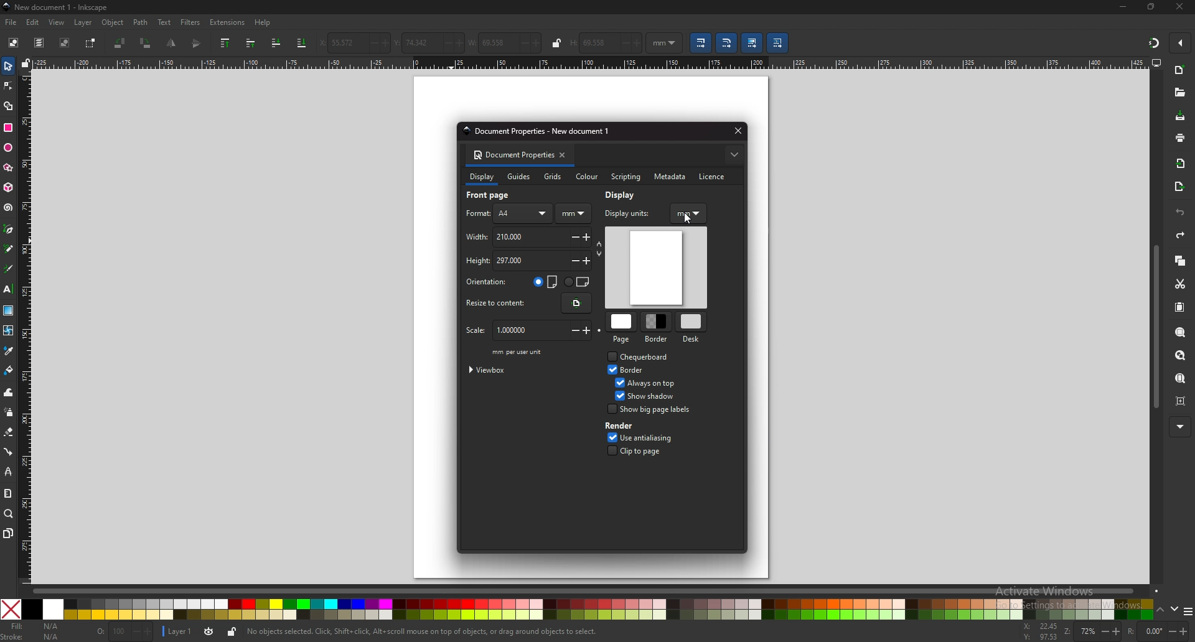 The width and height of the screenshot is (1195, 642). I want to click on -, so click(571, 332).